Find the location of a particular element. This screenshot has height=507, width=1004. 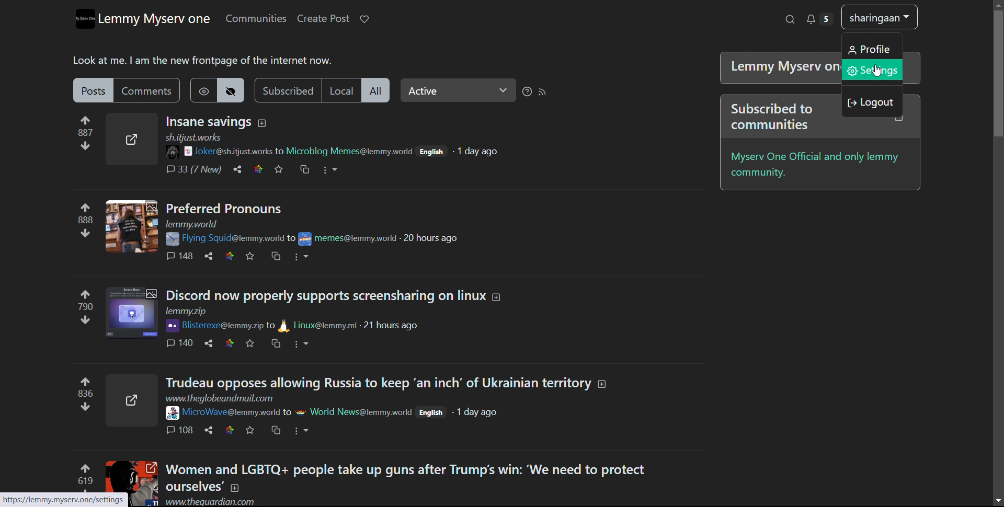

1 day ago is located at coordinates (477, 412).